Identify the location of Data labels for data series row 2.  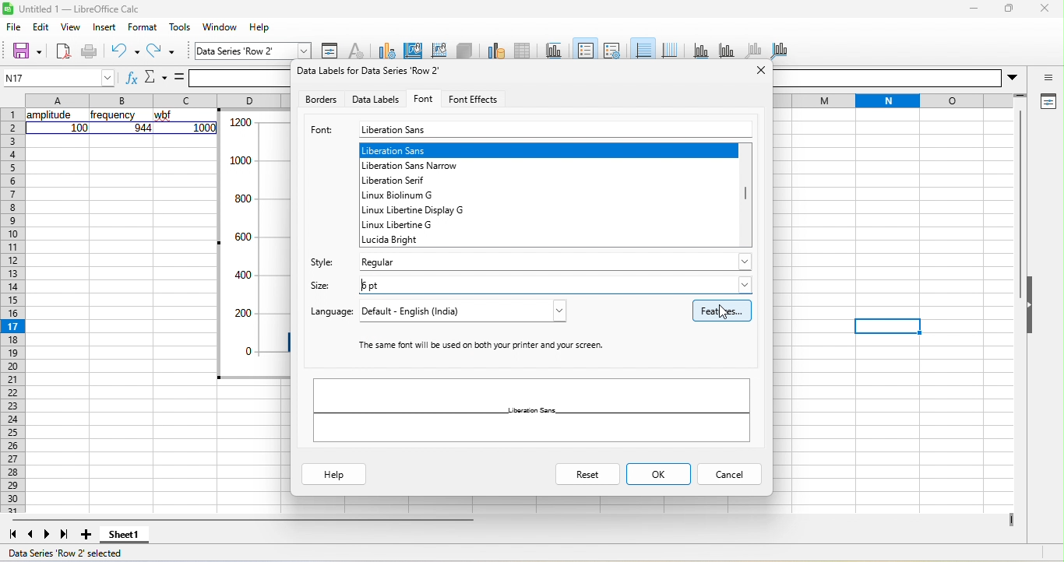
(376, 70).